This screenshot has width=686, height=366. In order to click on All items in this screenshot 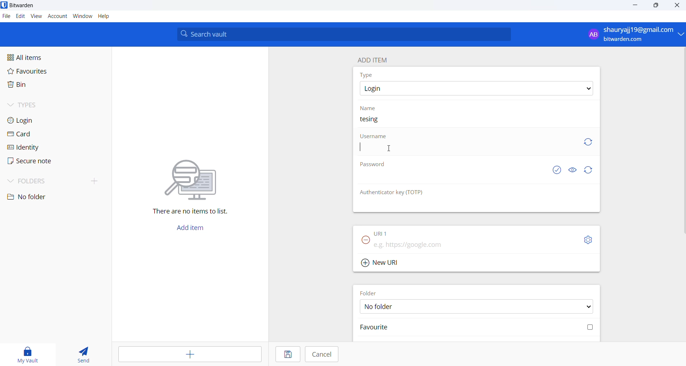, I will do `click(41, 57)`.